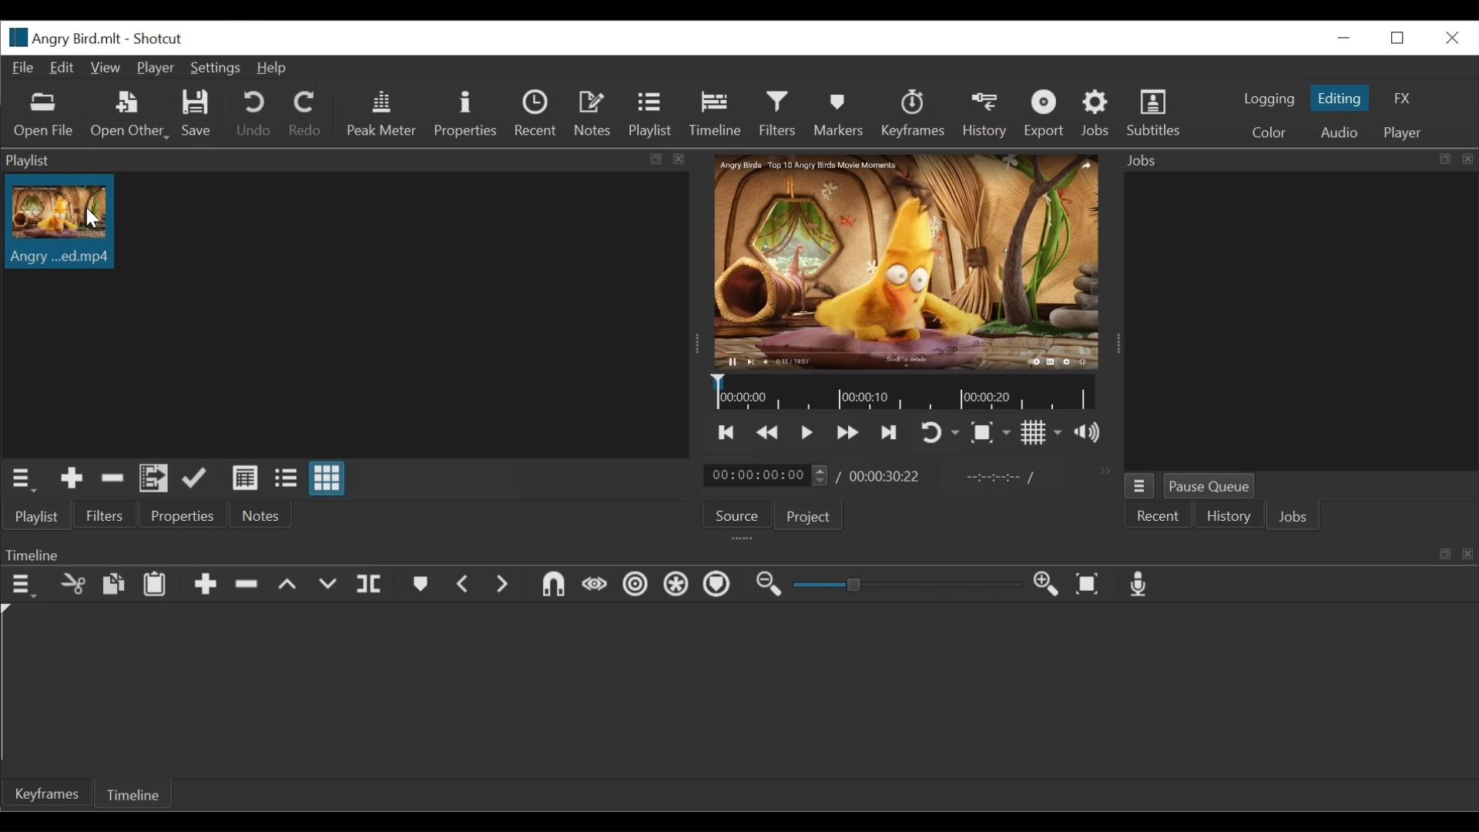 This screenshot has height=832, width=1479. Describe the element at coordinates (553, 586) in the screenshot. I see `Snap  ` at that location.